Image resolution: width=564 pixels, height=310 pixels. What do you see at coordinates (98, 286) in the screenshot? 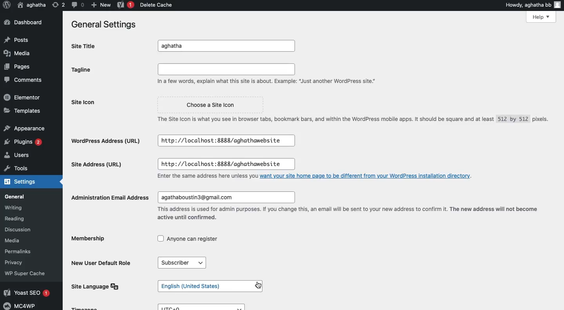
I see `Site language` at bounding box center [98, 286].